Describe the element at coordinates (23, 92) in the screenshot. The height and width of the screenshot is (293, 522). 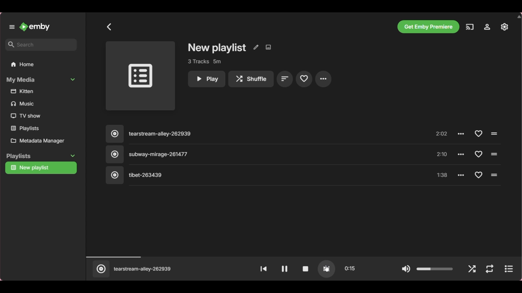
I see `kitten` at that location.